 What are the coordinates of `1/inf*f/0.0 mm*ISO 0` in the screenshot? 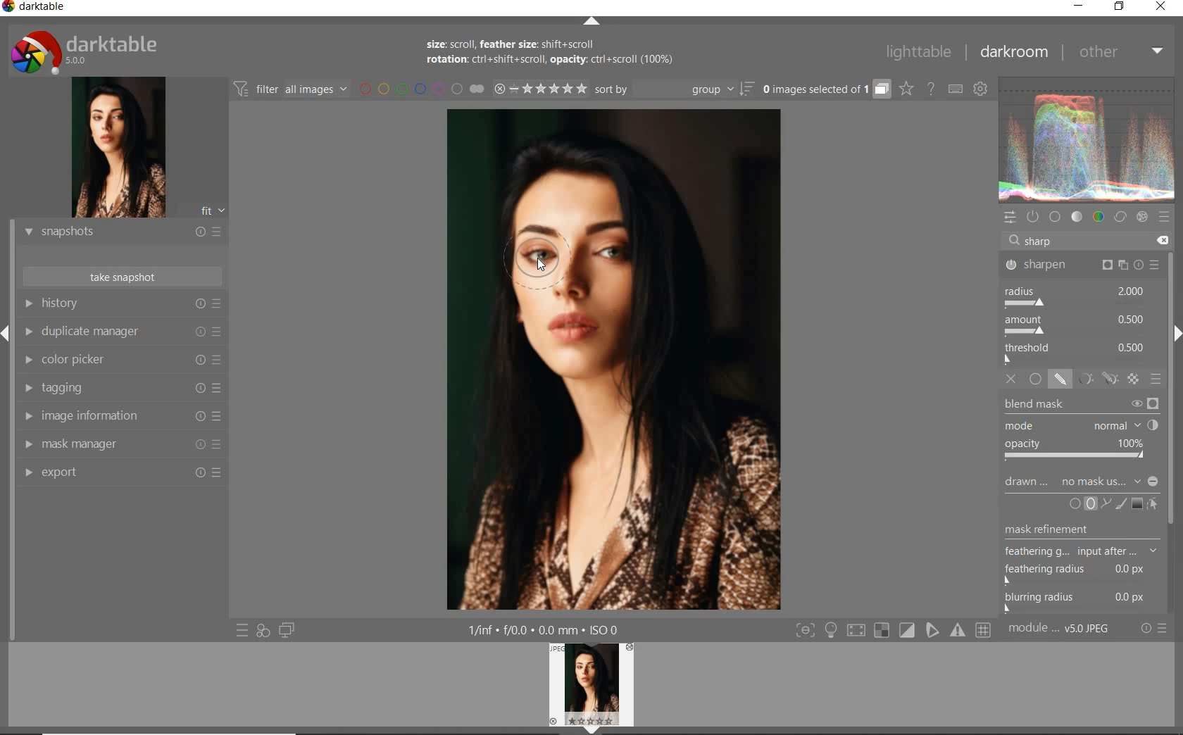 It's located at (545, 629).